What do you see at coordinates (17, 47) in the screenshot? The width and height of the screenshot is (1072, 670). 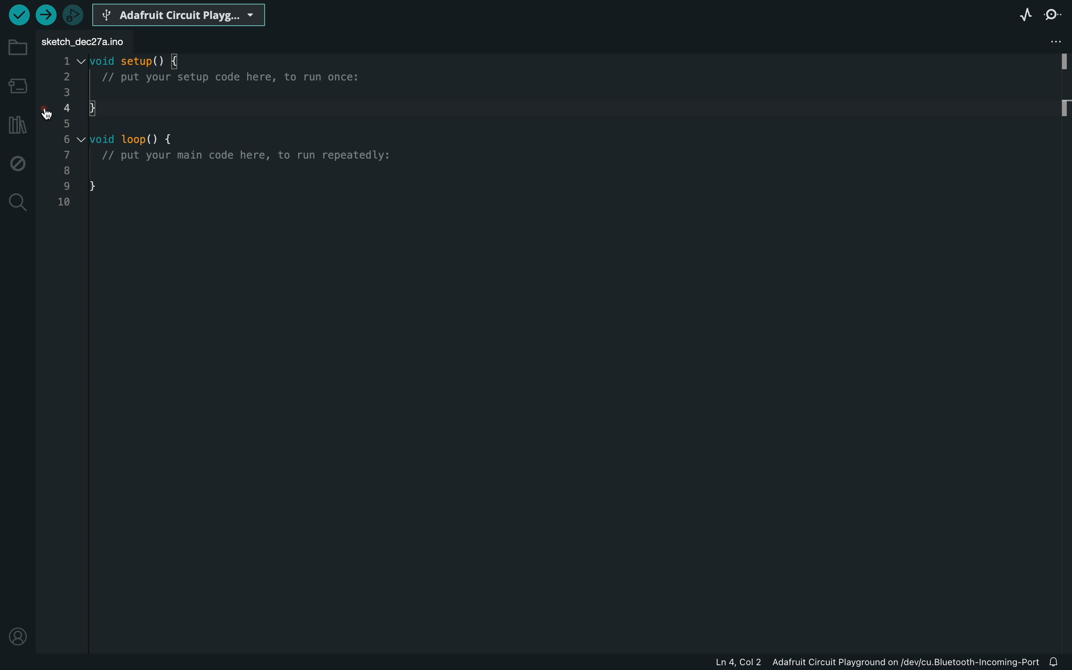 I see `folder` at bounding box center [17, 47].